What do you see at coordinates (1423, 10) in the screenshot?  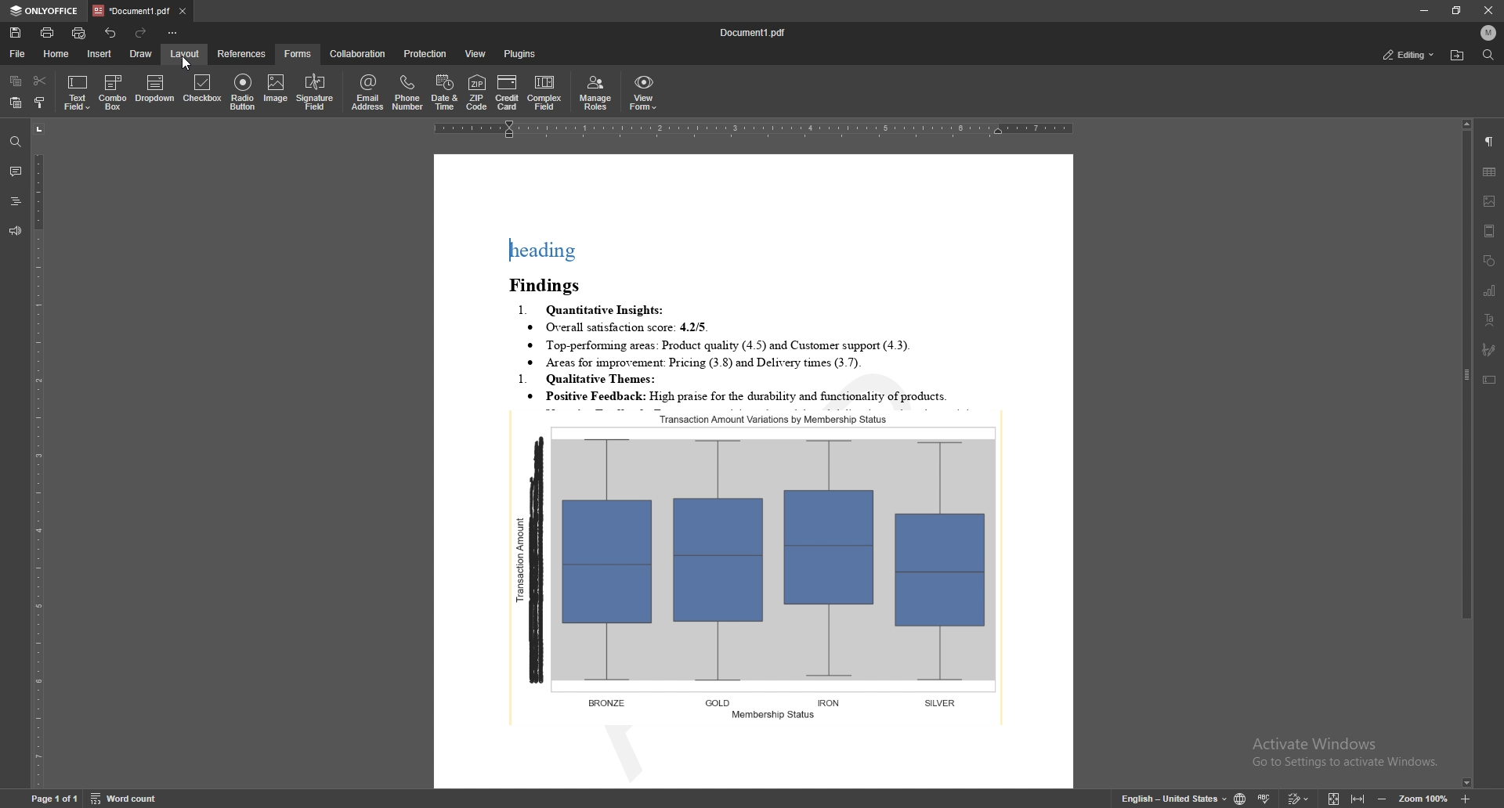 I see `minimize` at bounding box center [1423, 10].